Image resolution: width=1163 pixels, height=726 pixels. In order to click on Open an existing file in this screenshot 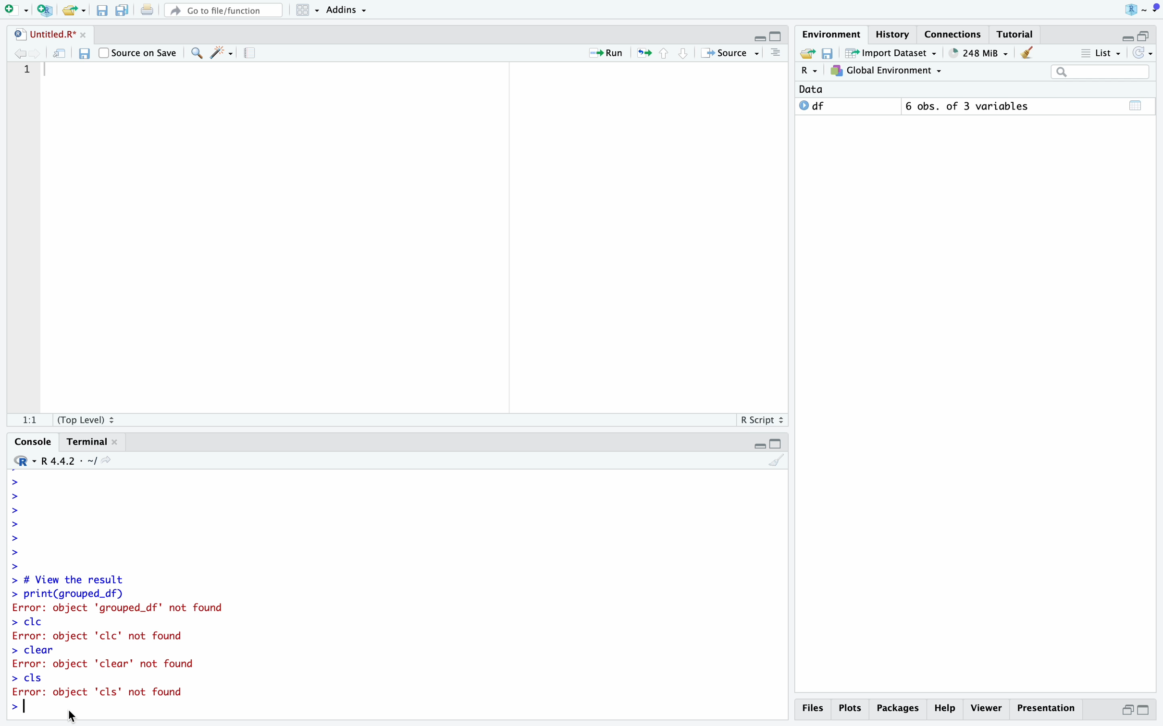, I will do `click(74, 10)`.